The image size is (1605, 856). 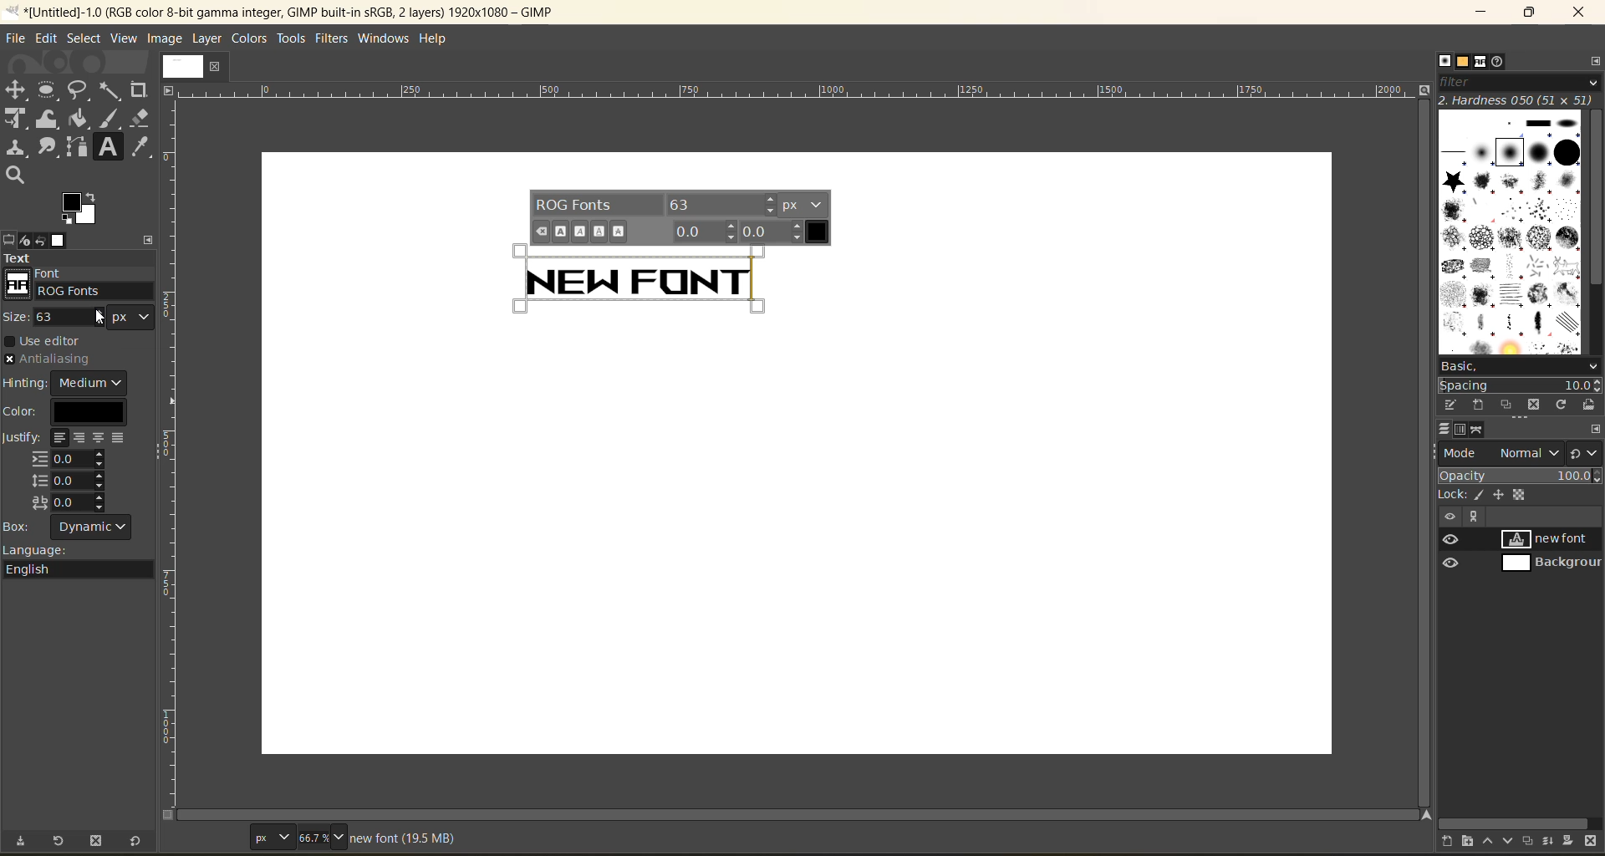 What do you see at coordinates (79, 260) in the screenshot?
I see `text` at bounding box center [79, 260].